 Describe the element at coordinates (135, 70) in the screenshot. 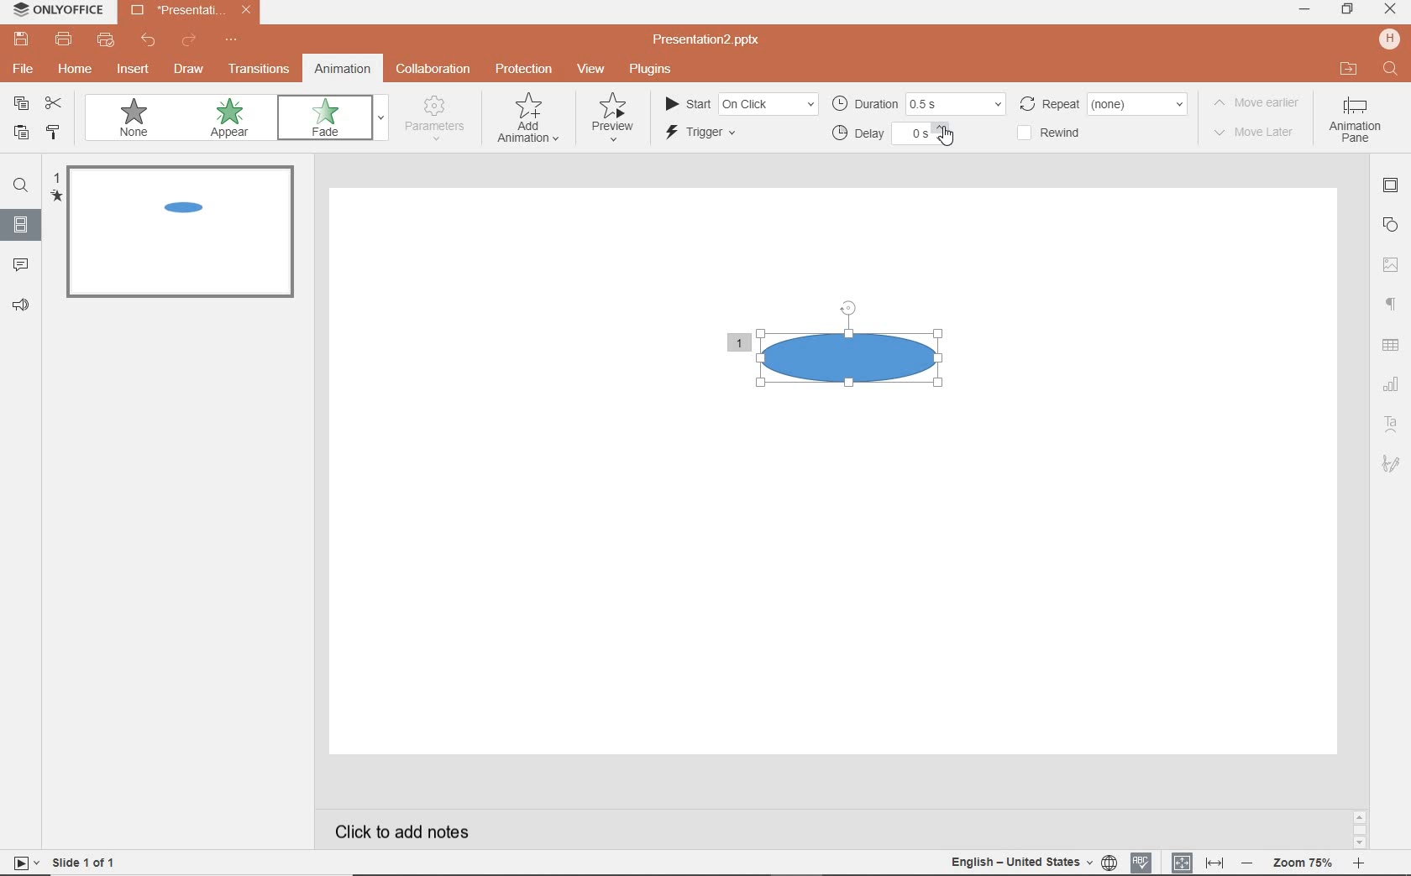

I see `insert` at that location.